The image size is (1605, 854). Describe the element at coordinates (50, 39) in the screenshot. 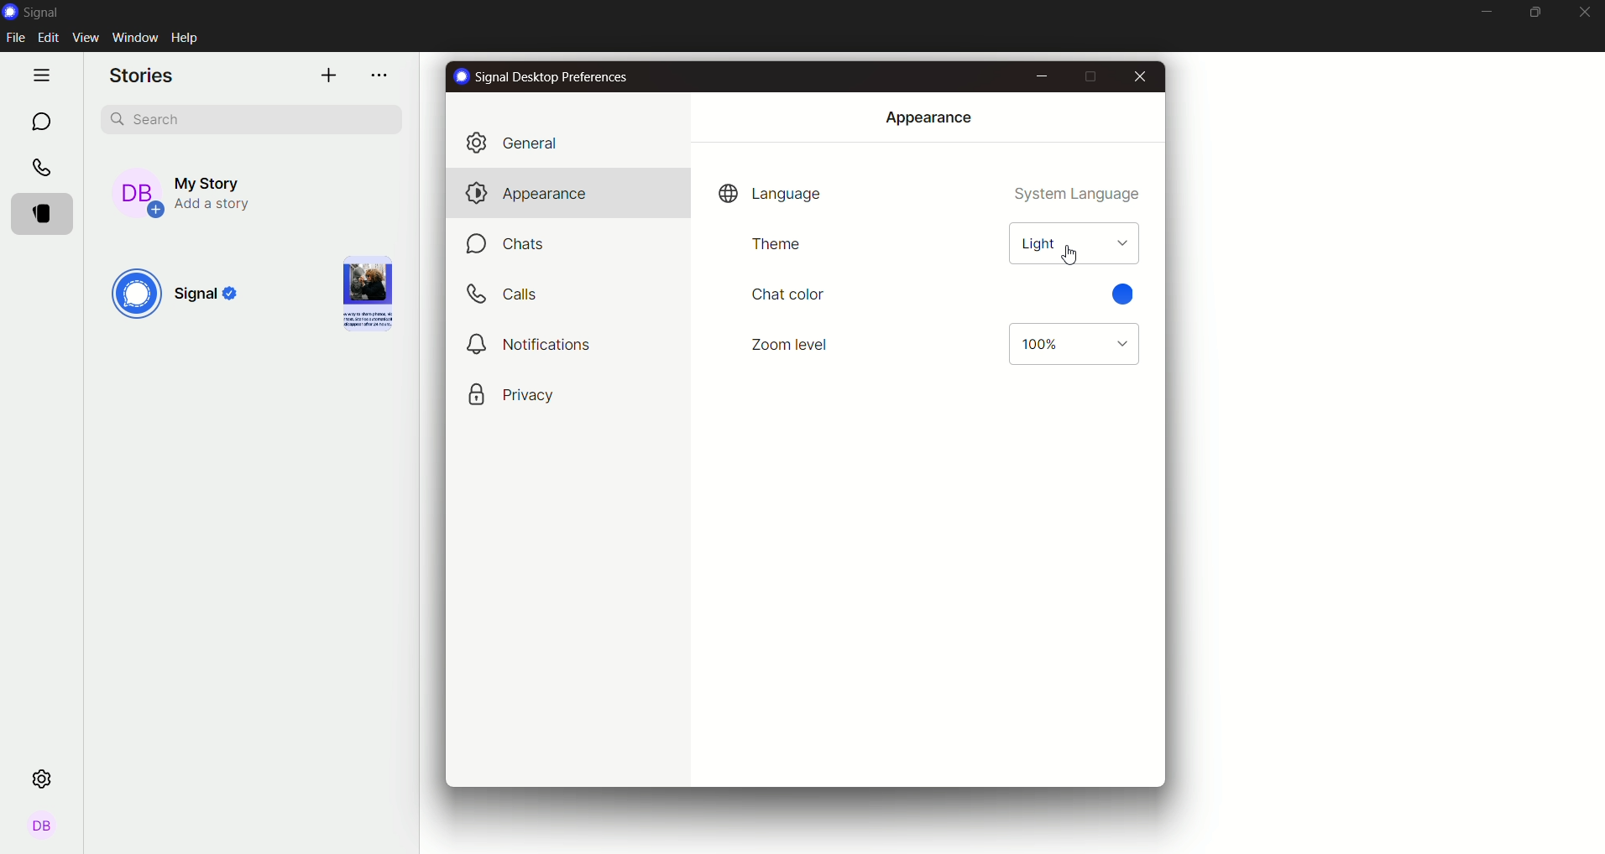

I see `edit` at that location.